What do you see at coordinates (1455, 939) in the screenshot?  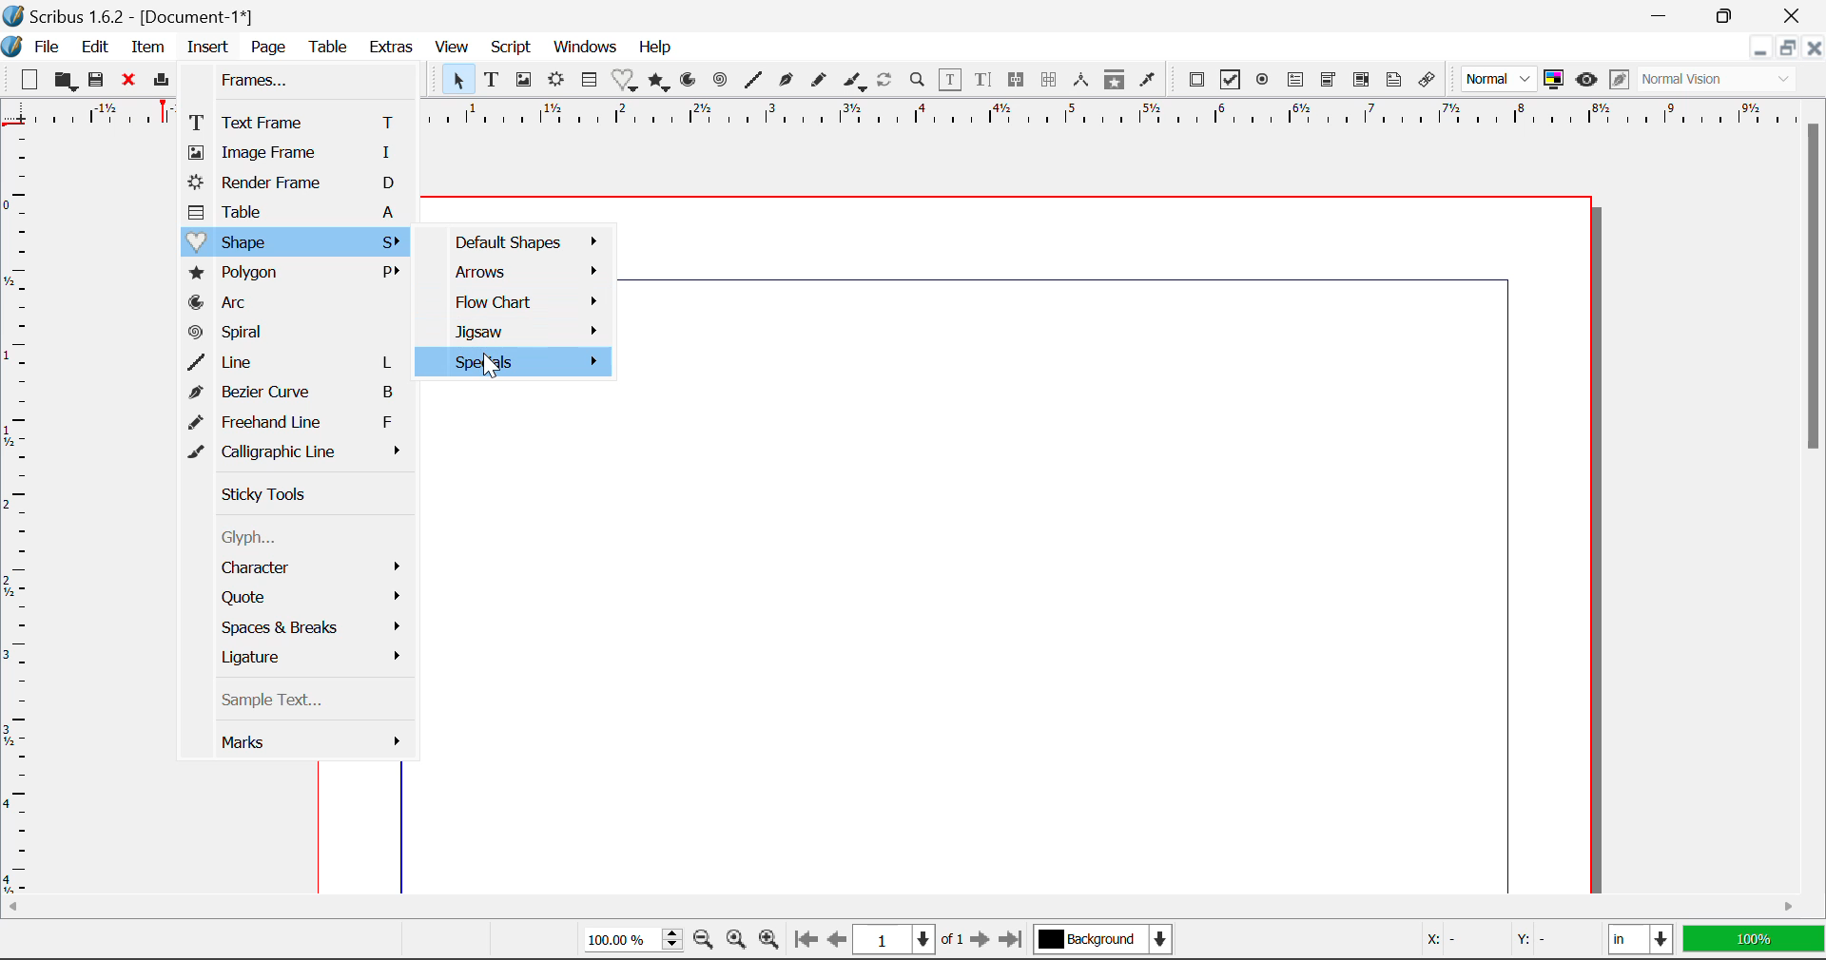 I see `X: -` at bounding box center [1455, 939].